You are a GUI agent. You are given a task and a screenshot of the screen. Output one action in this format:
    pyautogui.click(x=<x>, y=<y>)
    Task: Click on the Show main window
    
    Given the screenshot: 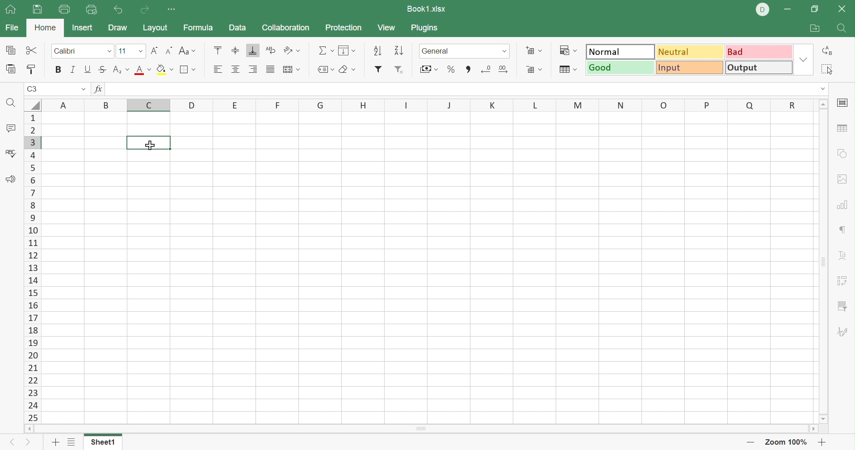 What is the action you would take?
    pyautogui.click(x=10, y=8)
    